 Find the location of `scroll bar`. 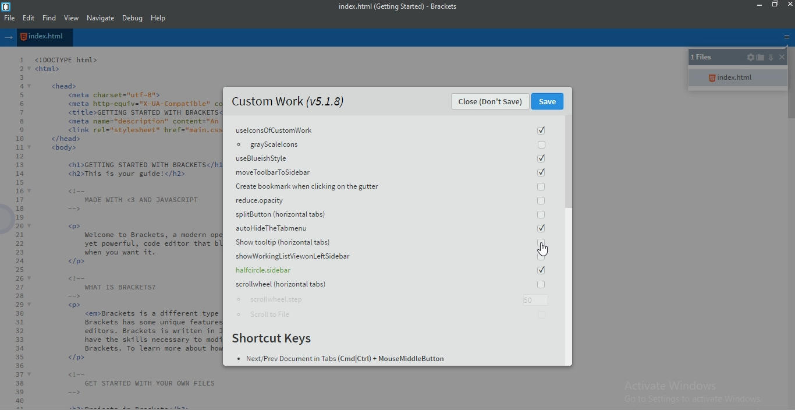

scroll bar is located at coordinates (790, 86).